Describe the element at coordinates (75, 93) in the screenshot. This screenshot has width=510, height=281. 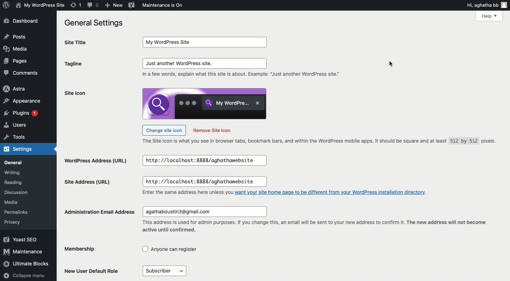
I see `Site icon` at that location.